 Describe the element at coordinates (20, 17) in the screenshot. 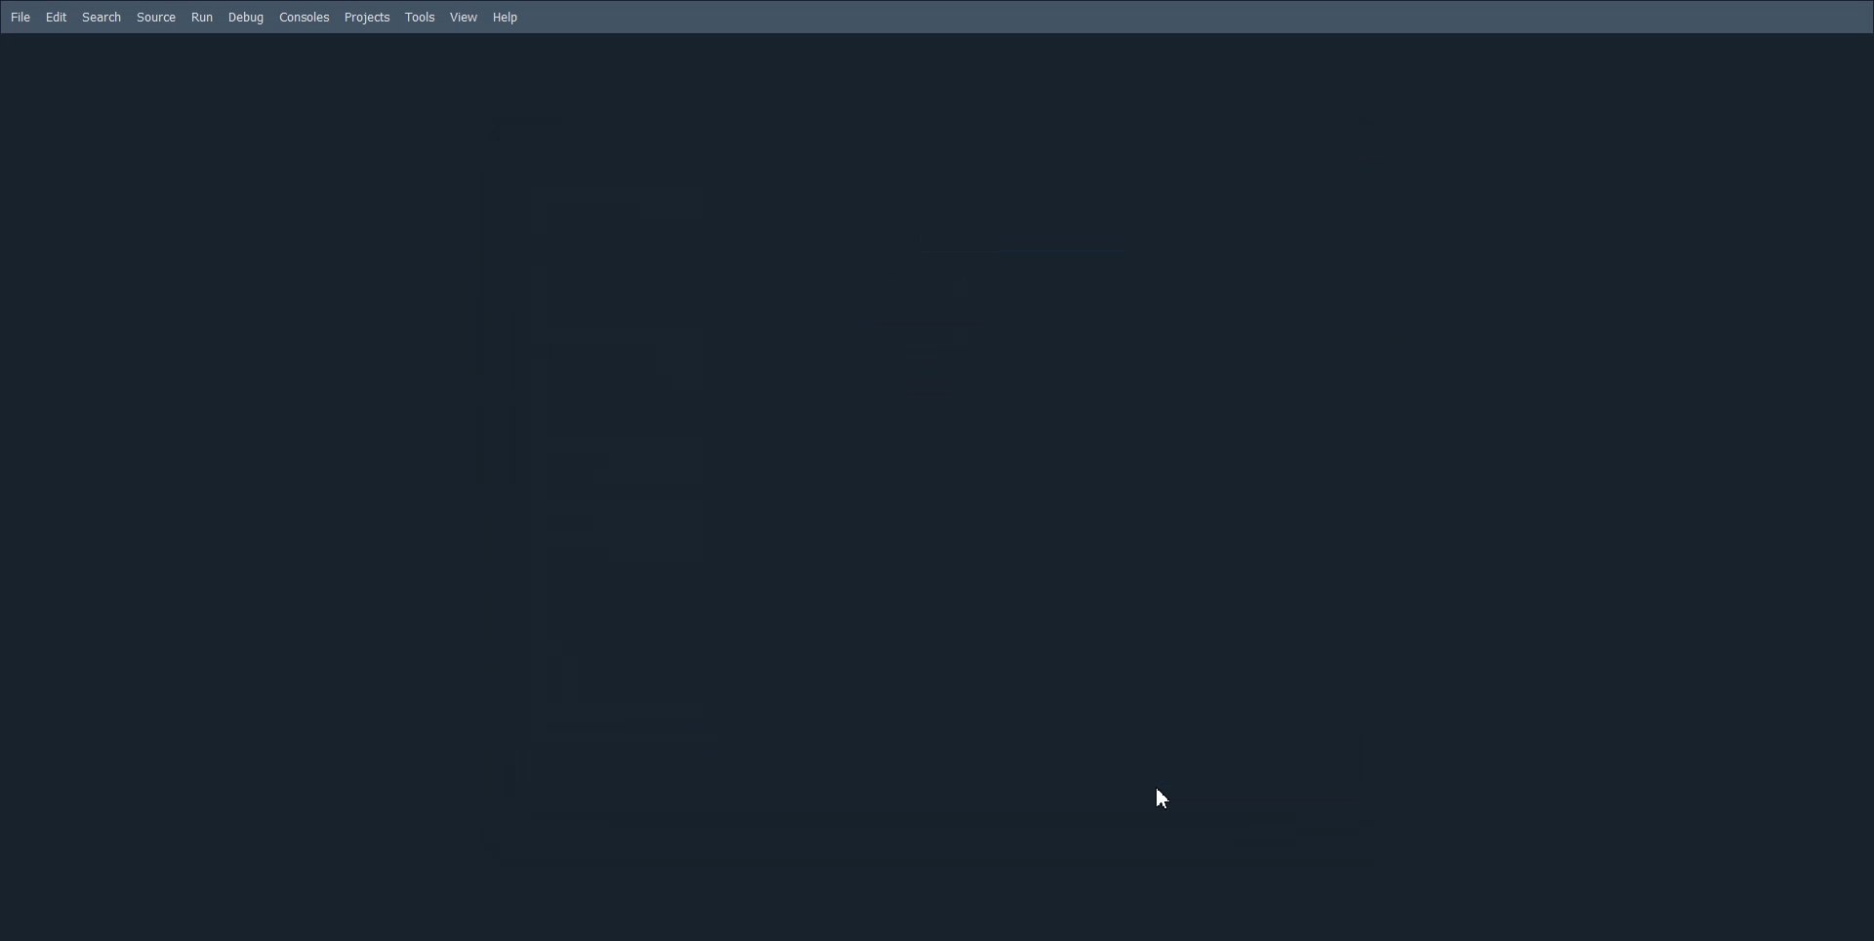

I see `File` at that location.